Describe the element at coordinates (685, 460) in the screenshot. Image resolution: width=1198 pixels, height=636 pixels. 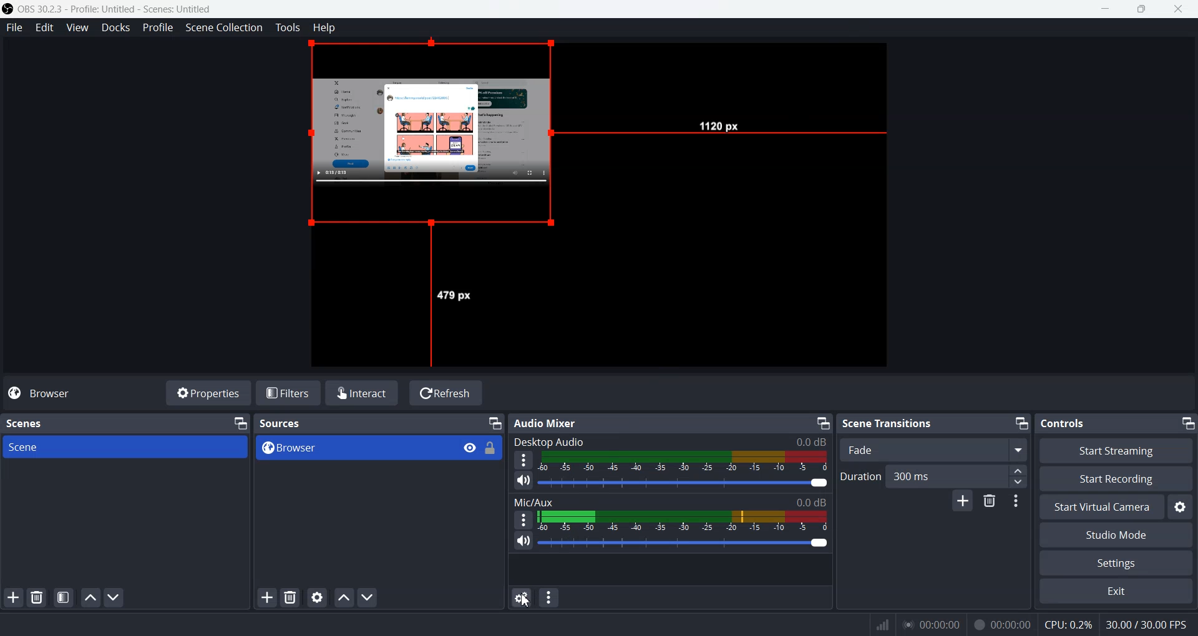
I see `Volume indicator` at that location.